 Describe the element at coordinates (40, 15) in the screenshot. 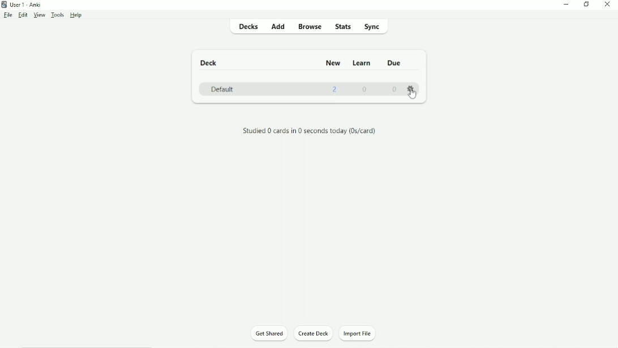

I see `View` at that location.